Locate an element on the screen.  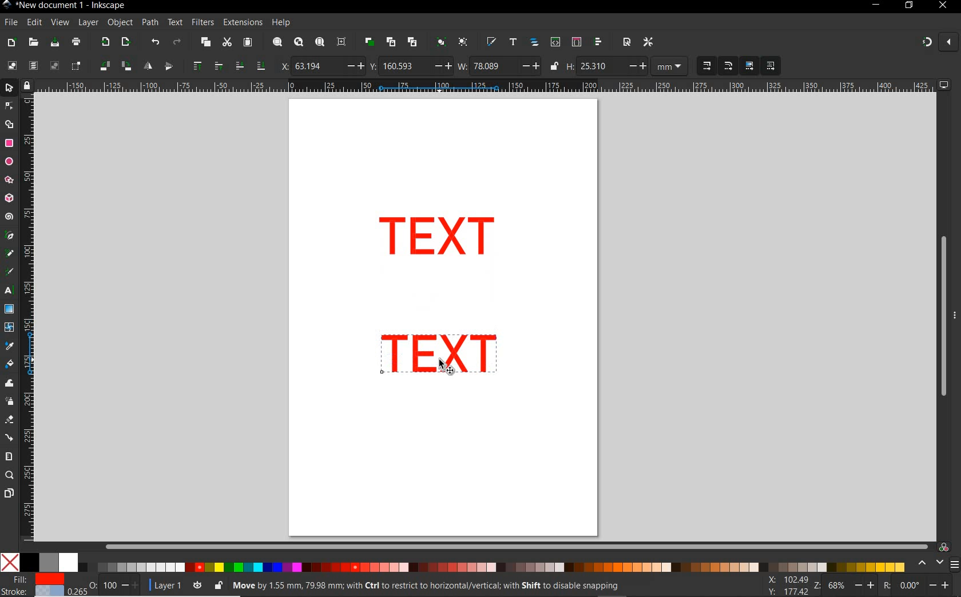
rotation is located at coordinates (918, 584).